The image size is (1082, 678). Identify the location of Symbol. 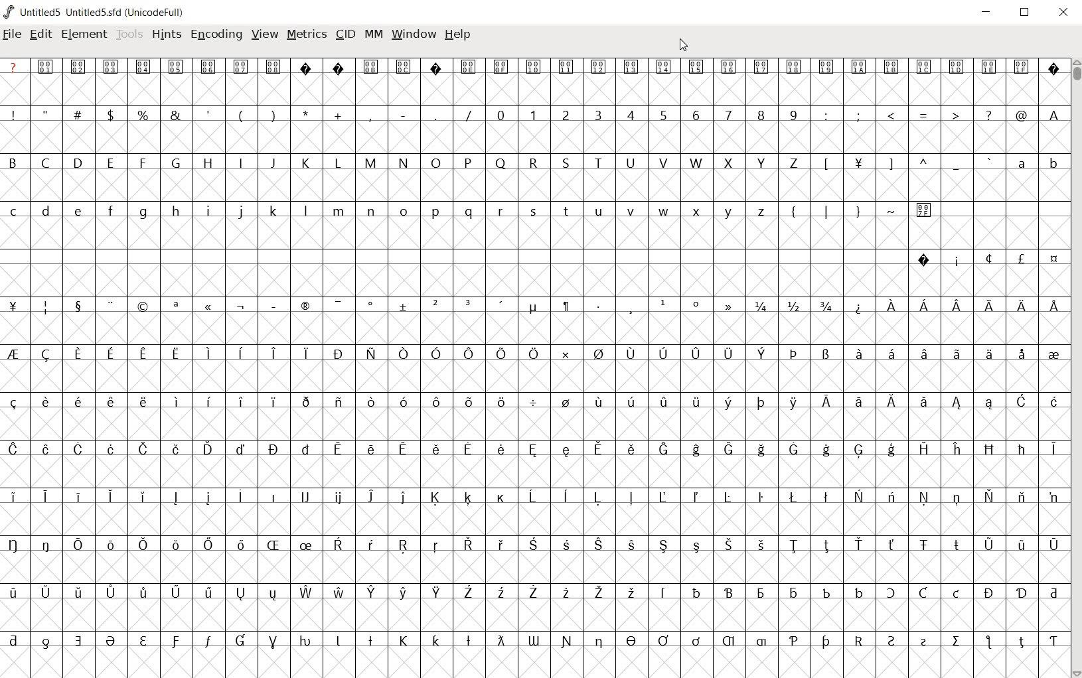
(435, 354).